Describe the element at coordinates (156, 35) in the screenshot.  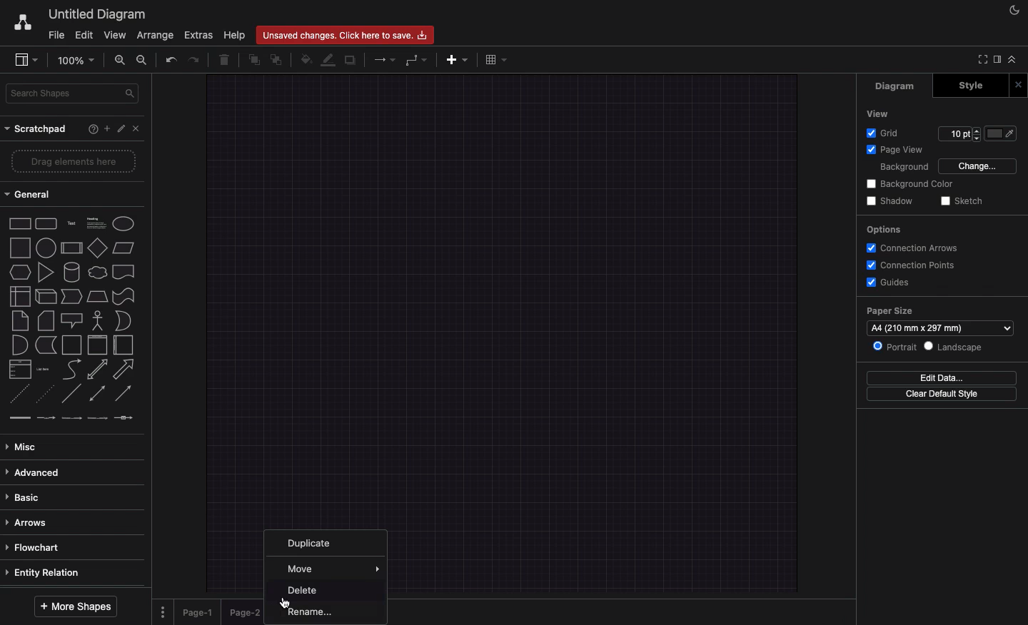
I see `Arrange` at that location.